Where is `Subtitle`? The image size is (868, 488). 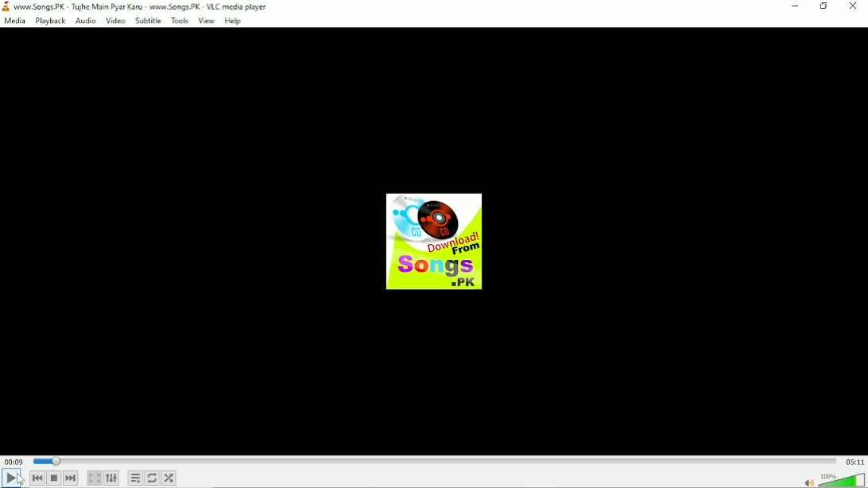 Subtitle is located at coordinates (148, 21).